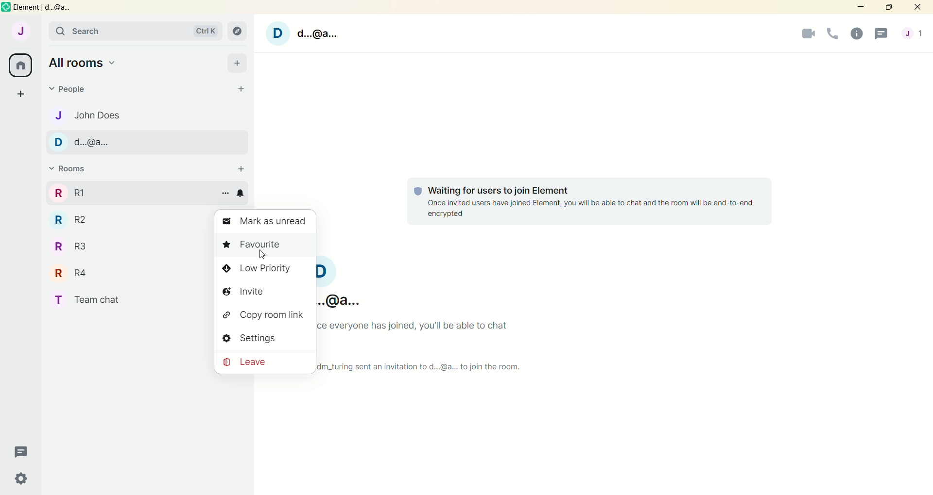 This screenshot has height=495, width=933. I want to click on Home, so click(20, 66).